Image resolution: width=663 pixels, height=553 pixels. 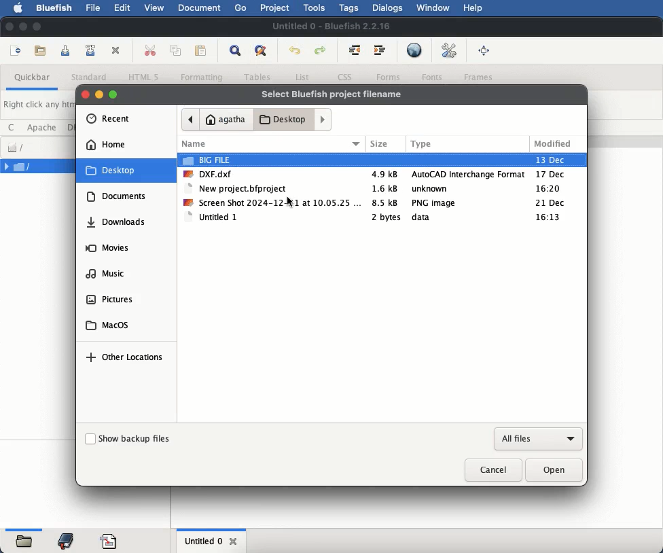 I want to click on size, so click(x=385, y=144).